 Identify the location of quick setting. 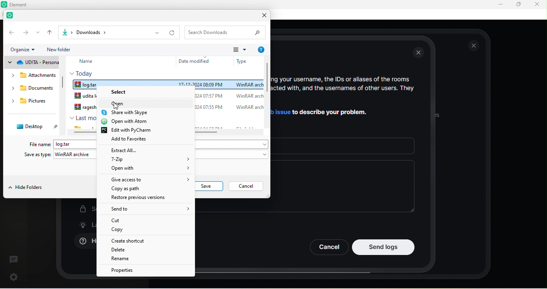
(14, 275).